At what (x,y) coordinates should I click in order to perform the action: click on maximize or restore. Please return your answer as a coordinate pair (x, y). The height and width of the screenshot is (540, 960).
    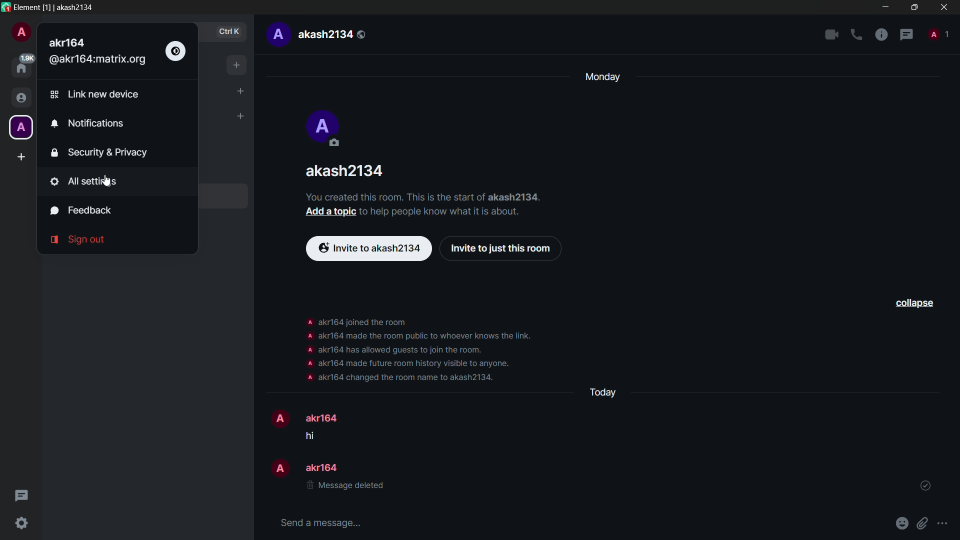
    Looking at the image, I should click on (914, 6).